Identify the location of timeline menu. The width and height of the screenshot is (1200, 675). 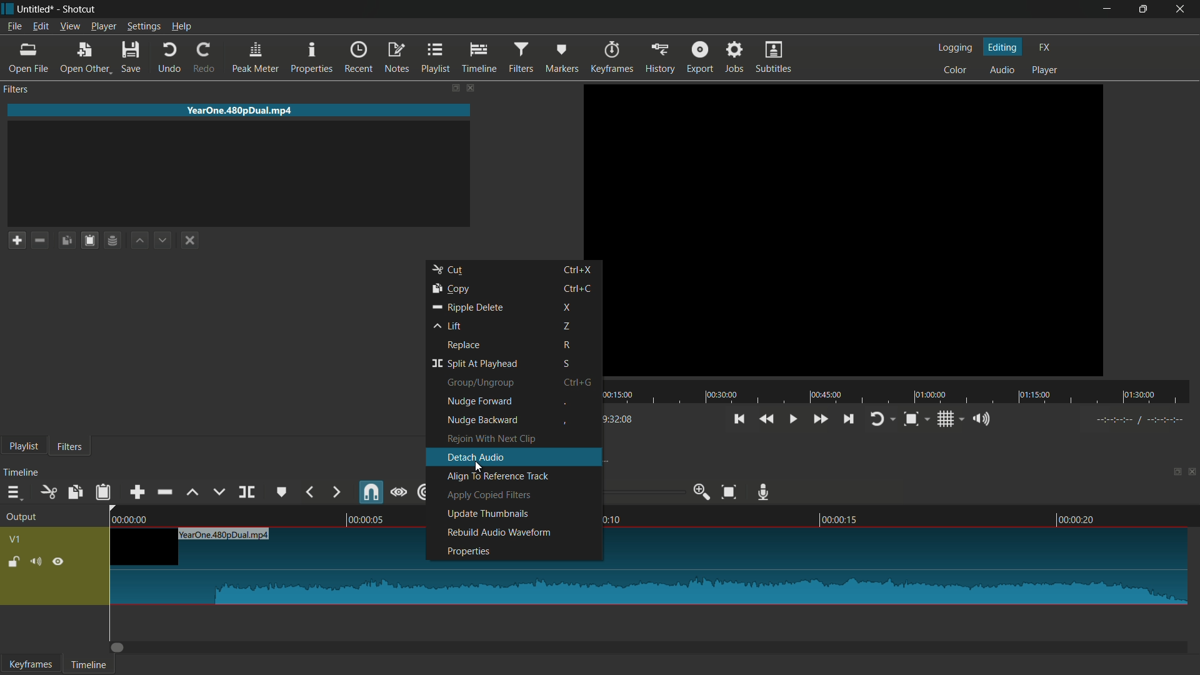
(12, 493).